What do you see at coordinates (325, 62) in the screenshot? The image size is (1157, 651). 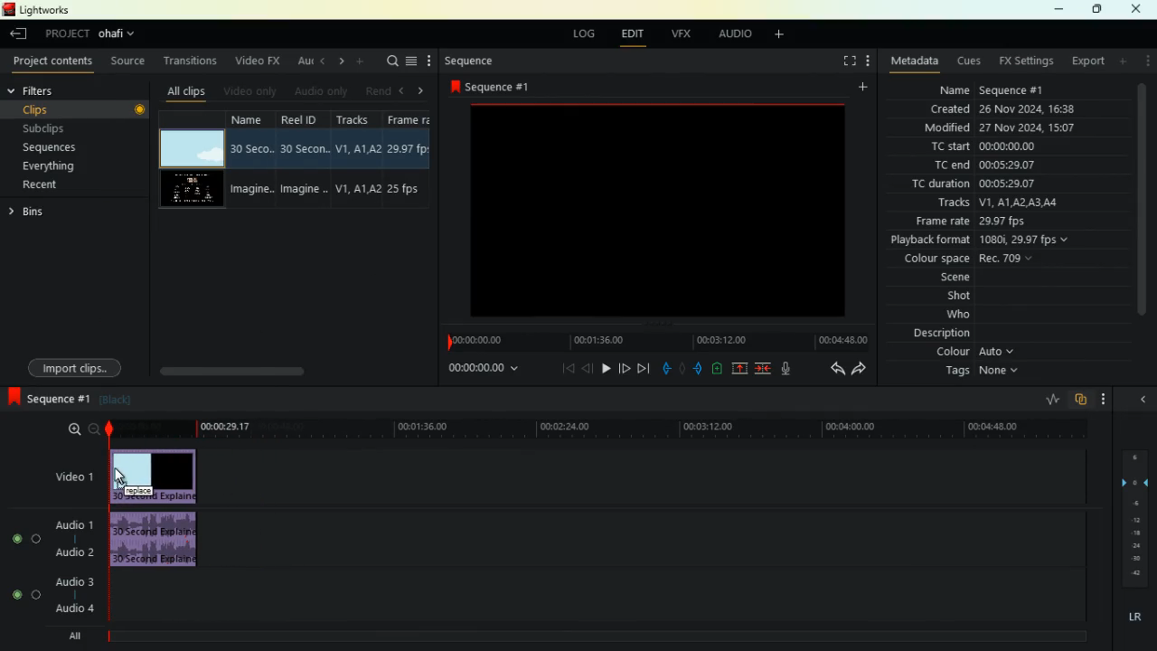 I see `left` at bounding box center [325, 62].